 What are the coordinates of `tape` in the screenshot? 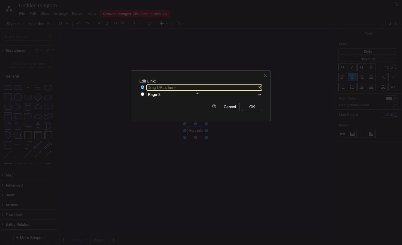 It's located at (48, 116).